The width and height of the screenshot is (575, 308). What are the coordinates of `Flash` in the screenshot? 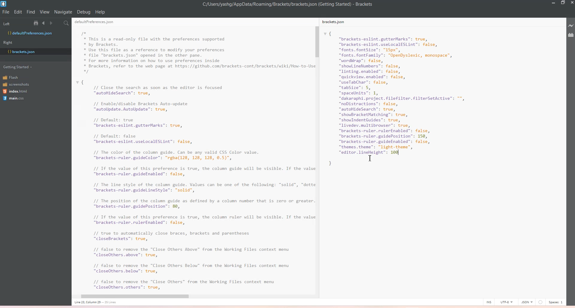 It's located at (15, 77).